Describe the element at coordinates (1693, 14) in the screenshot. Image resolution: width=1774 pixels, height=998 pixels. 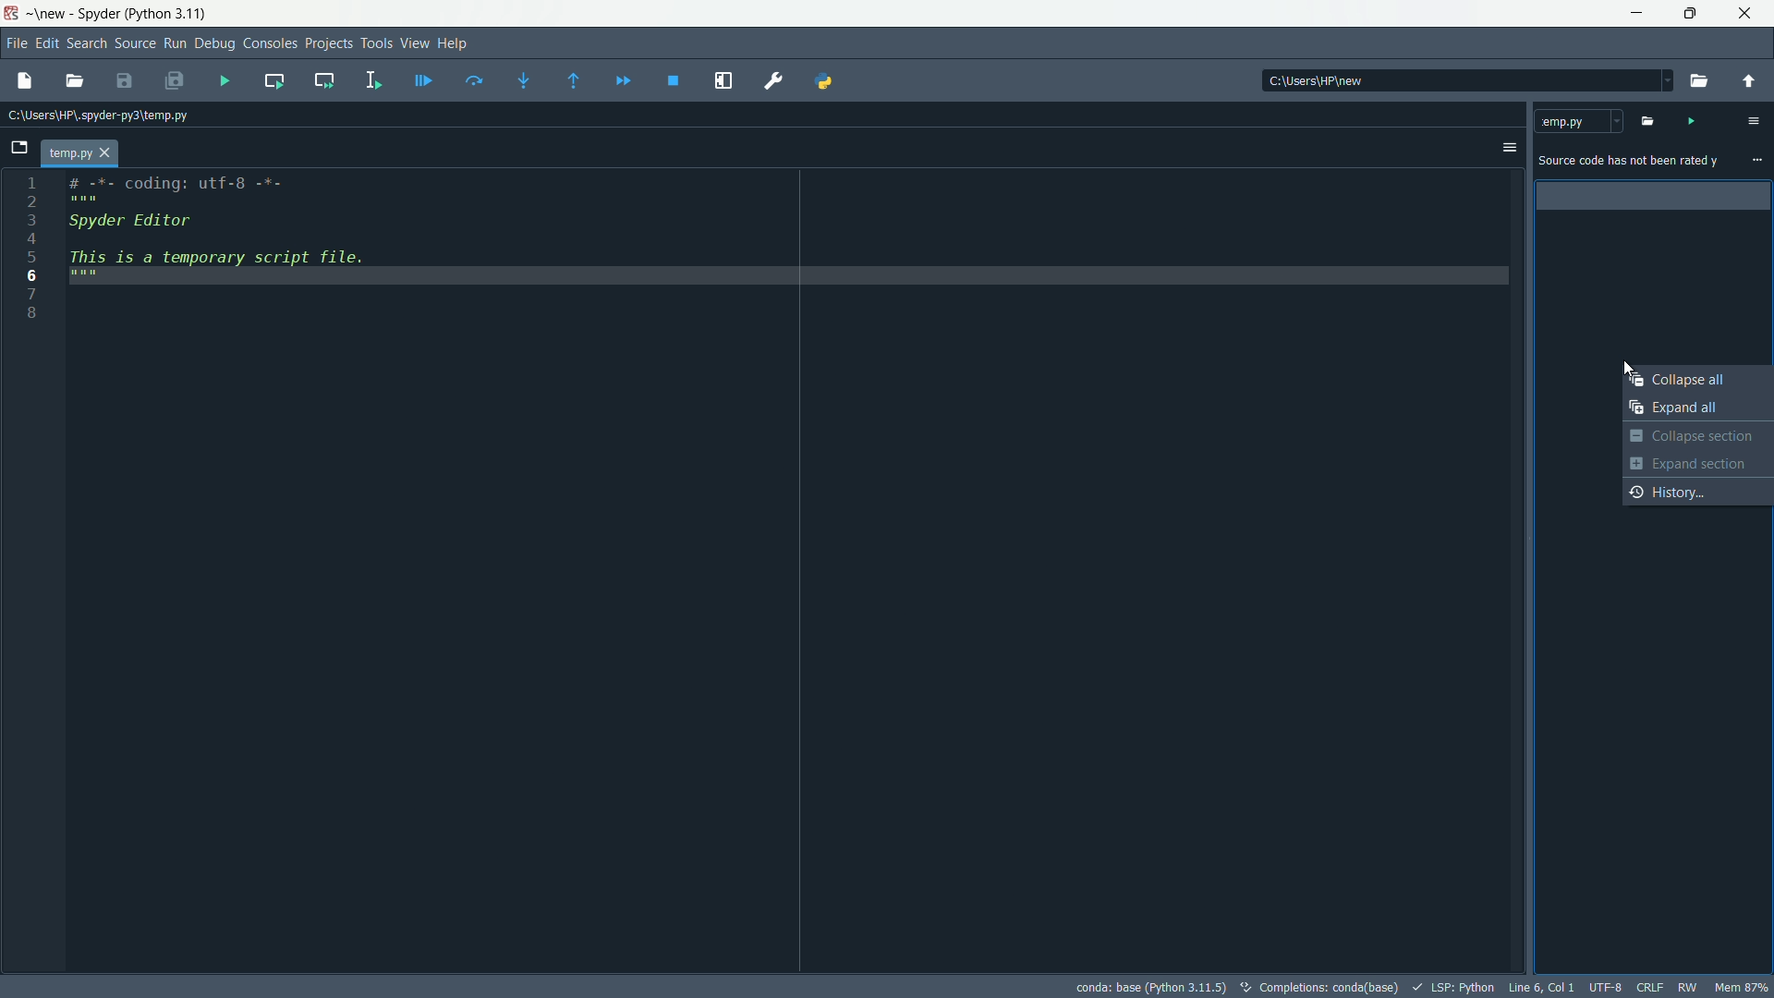
I see `maximize` at that location.